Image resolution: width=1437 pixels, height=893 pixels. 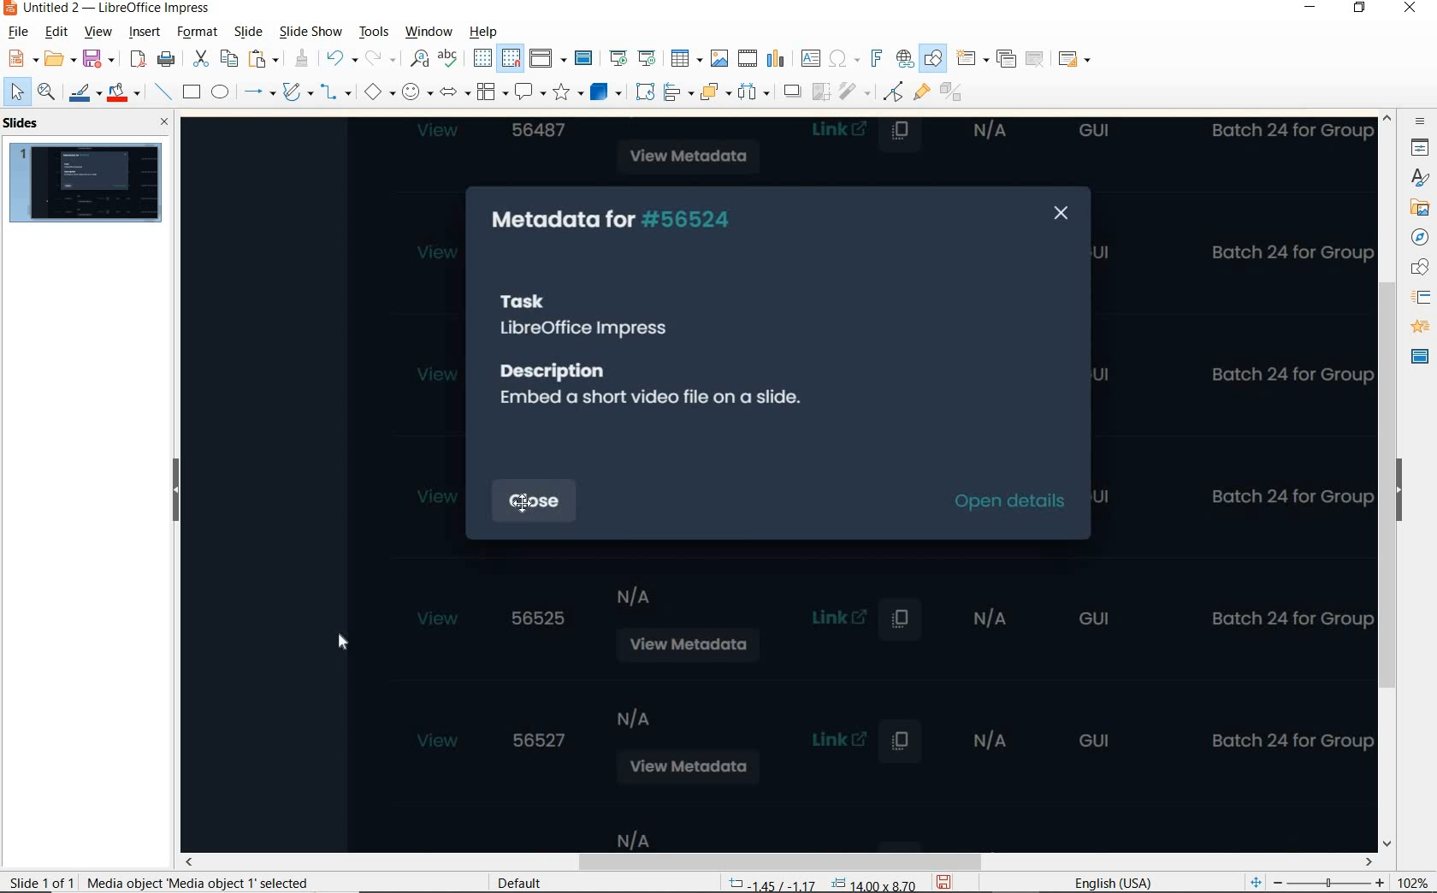 I want to click on icon, so click(x=853, y=93).